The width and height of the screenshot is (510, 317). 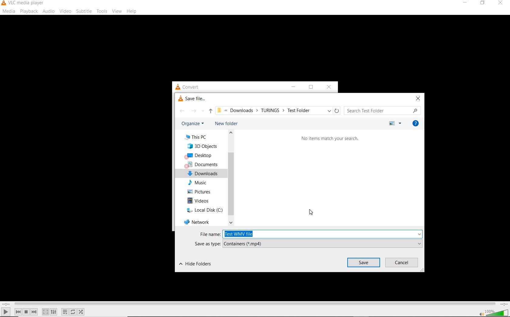 What do you see at coordinates (198, 137) in the screenshot?
I see `This PC` at bounding box center [198, 137].